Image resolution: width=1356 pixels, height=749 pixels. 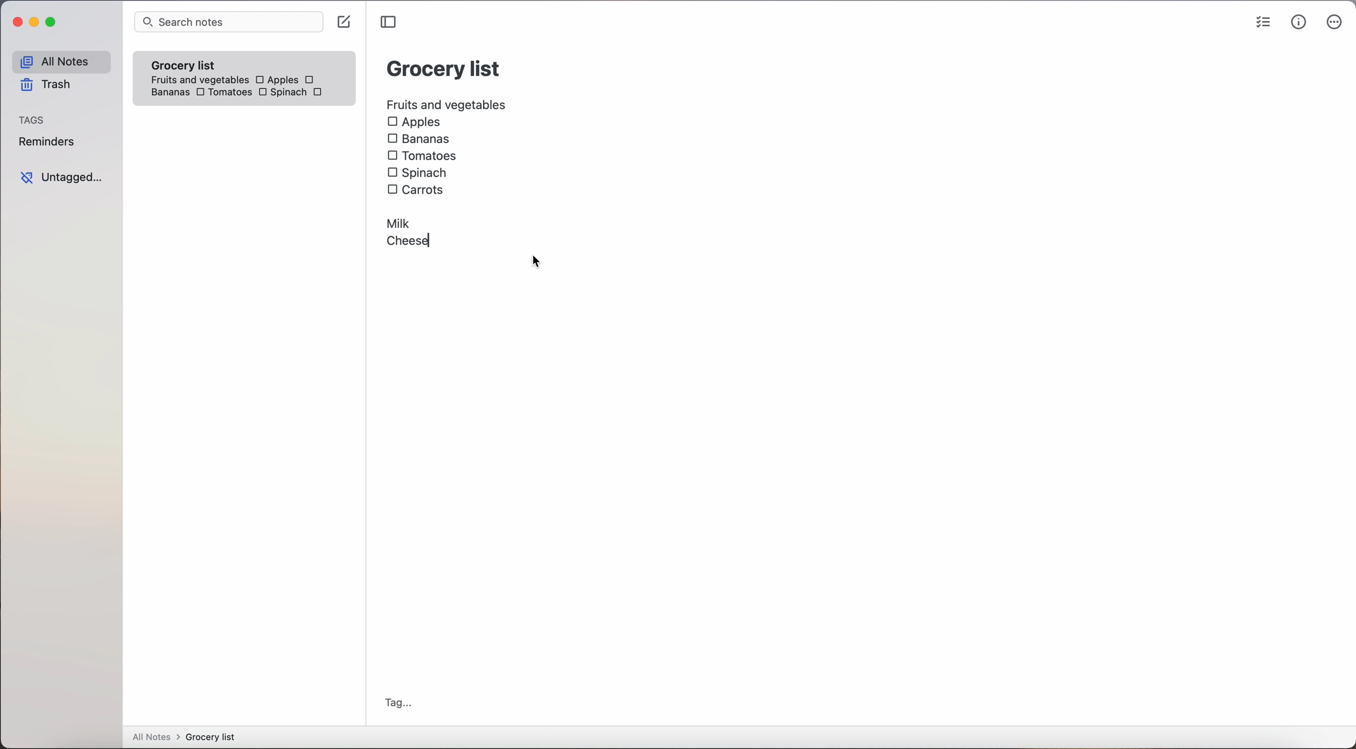 What do you see at coordinates (49, 143) in the screenshot?
I see `reminders` at bounding box center [49, 143].